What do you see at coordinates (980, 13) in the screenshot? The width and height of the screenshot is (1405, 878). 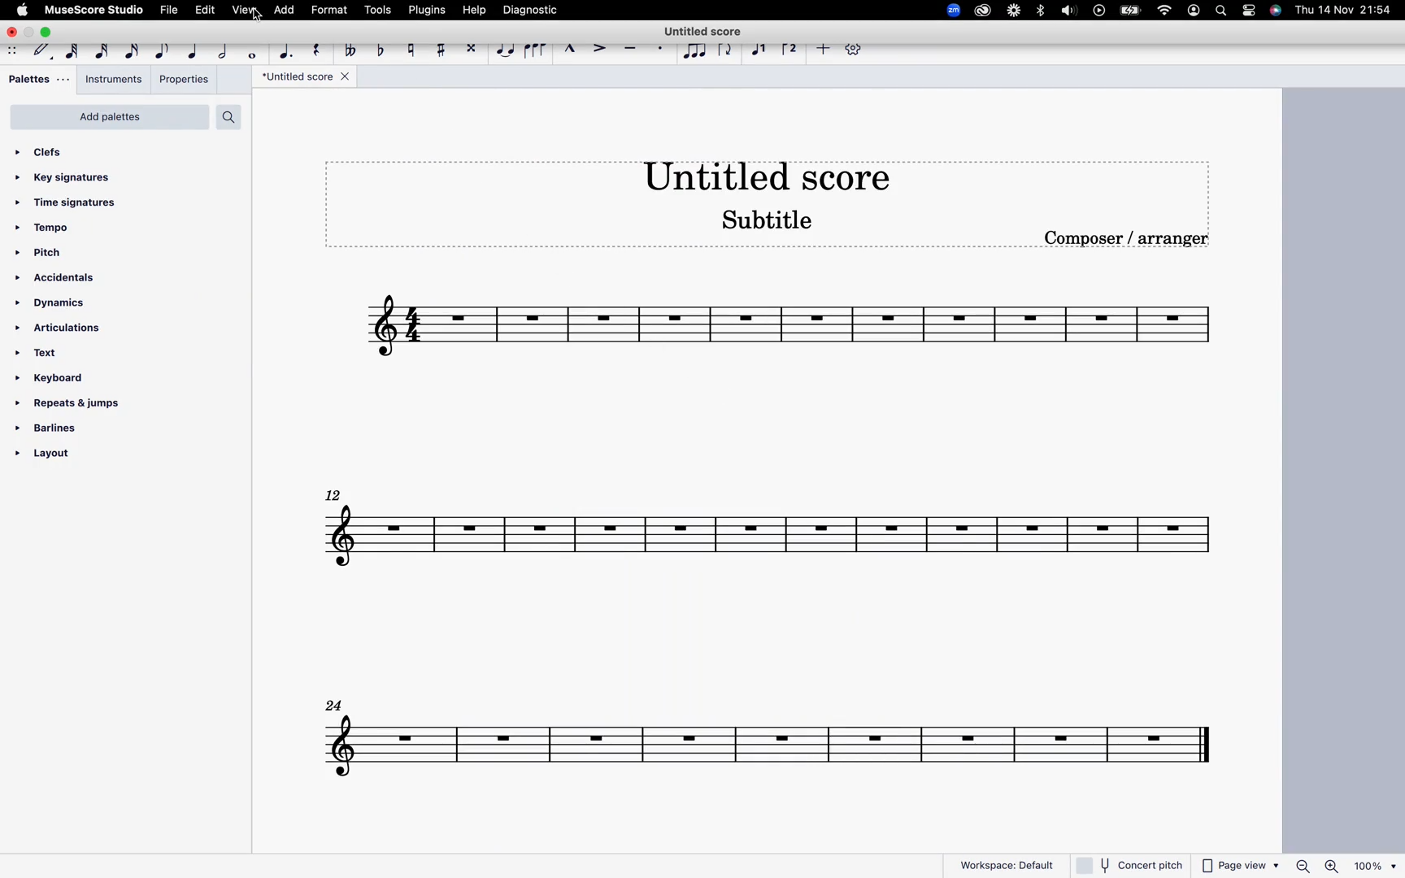 I see `creative cloud` at bounding box center [980, 13].